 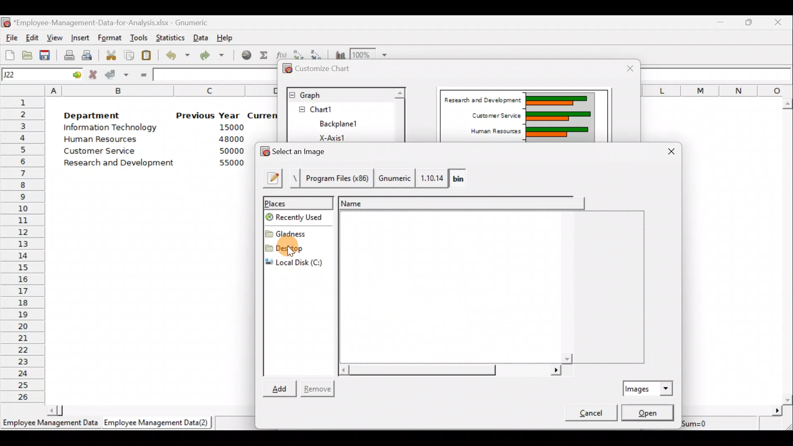 I want to click on Enter formula, so click(x=142, y=75).